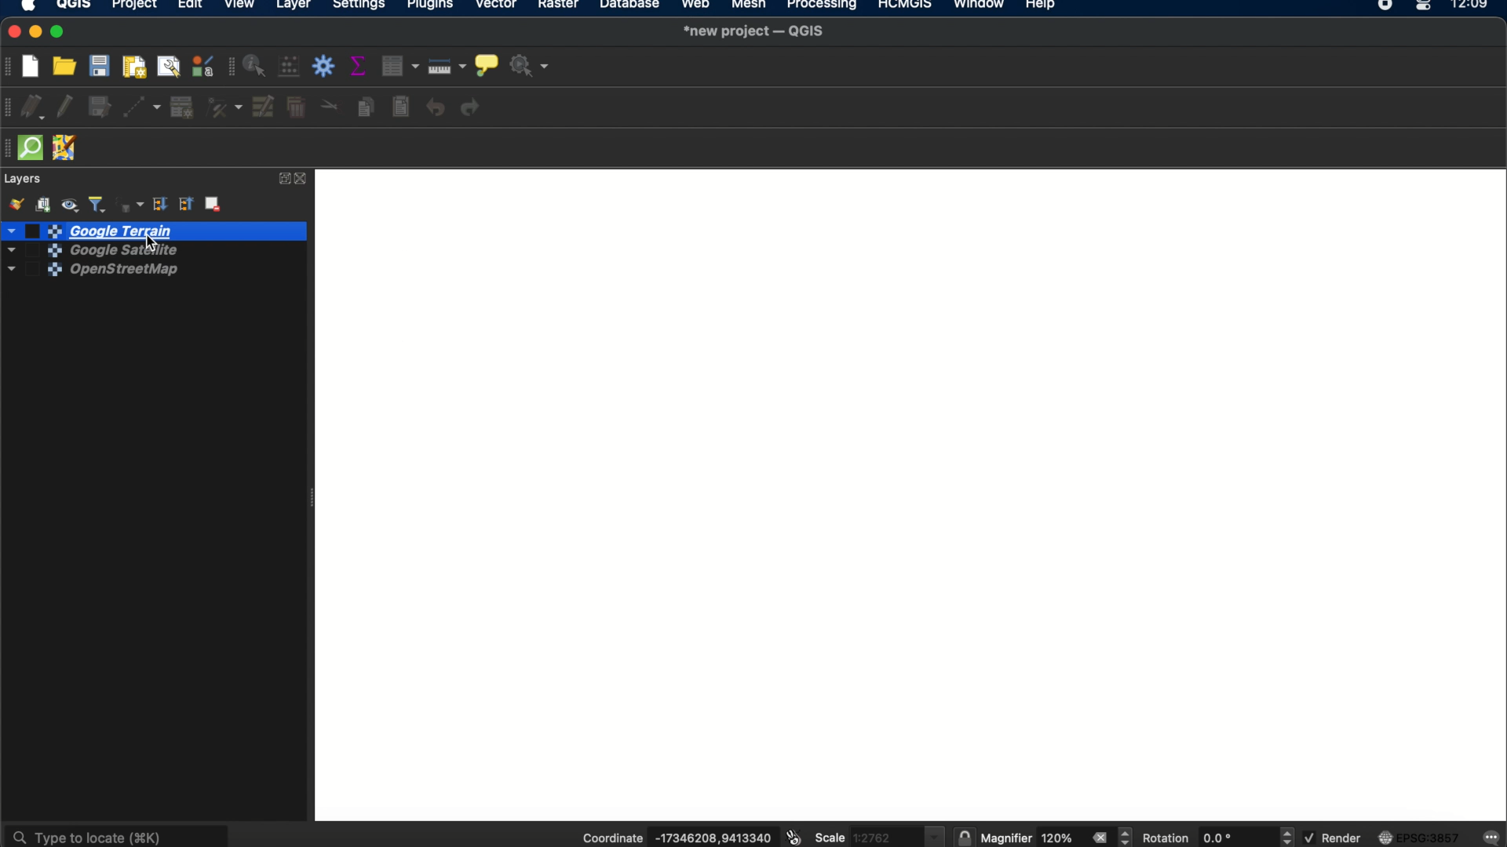  Describe the element at coordinates (436, 108) in the screenshot. I see `undo` at that location.